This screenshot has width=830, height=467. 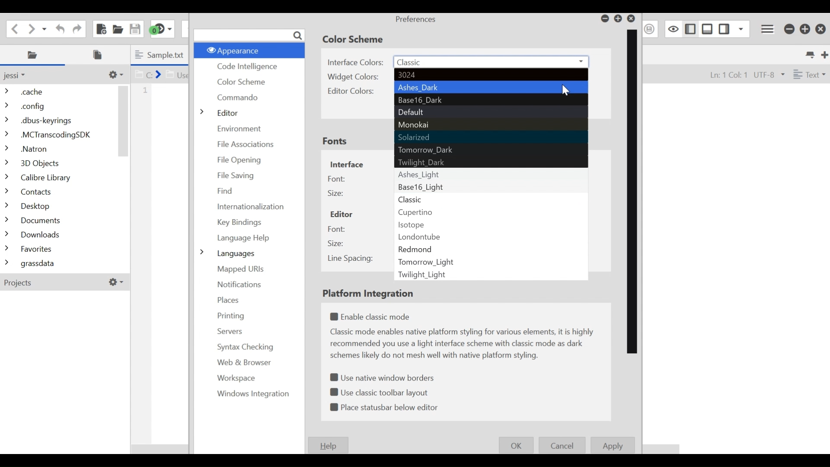 I want to click on Close, so click(x=633, y=19).